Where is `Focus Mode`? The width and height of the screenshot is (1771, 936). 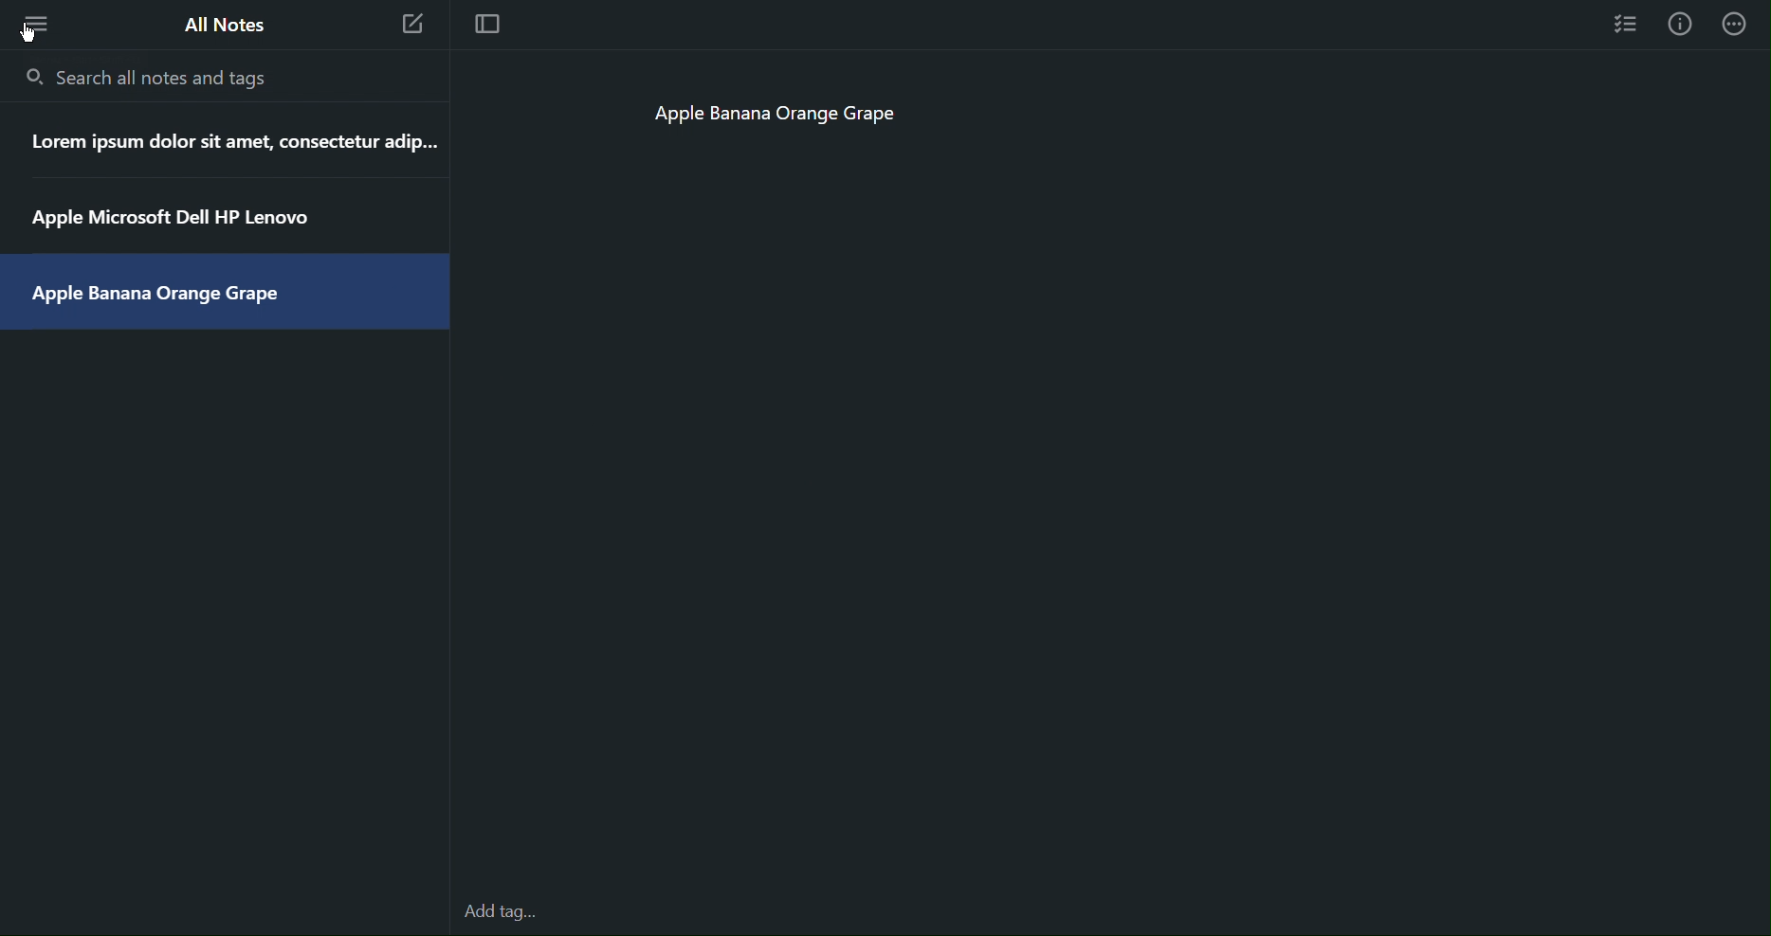
Focus Mode is located at coordinates (485, 26).